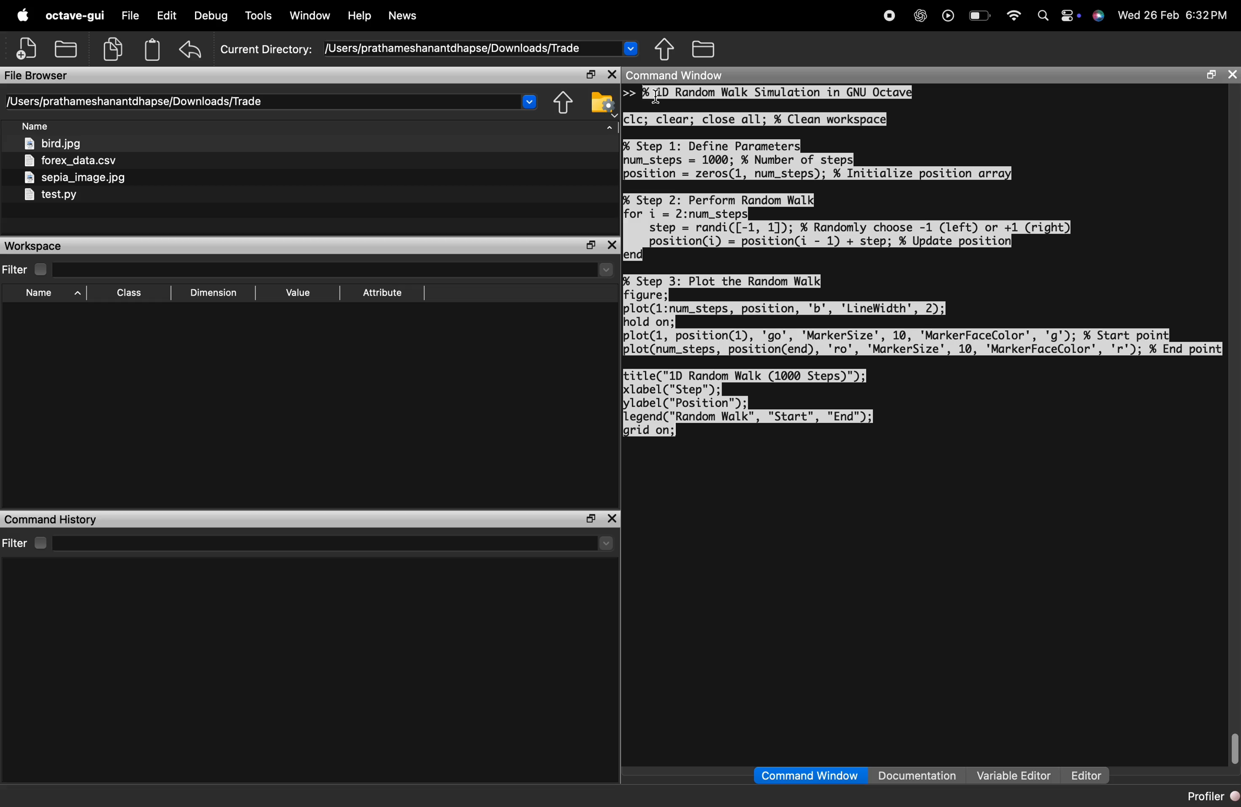 The height and width of the screenshot is (807, 1241). I want to click on filter, so click(29, 270).